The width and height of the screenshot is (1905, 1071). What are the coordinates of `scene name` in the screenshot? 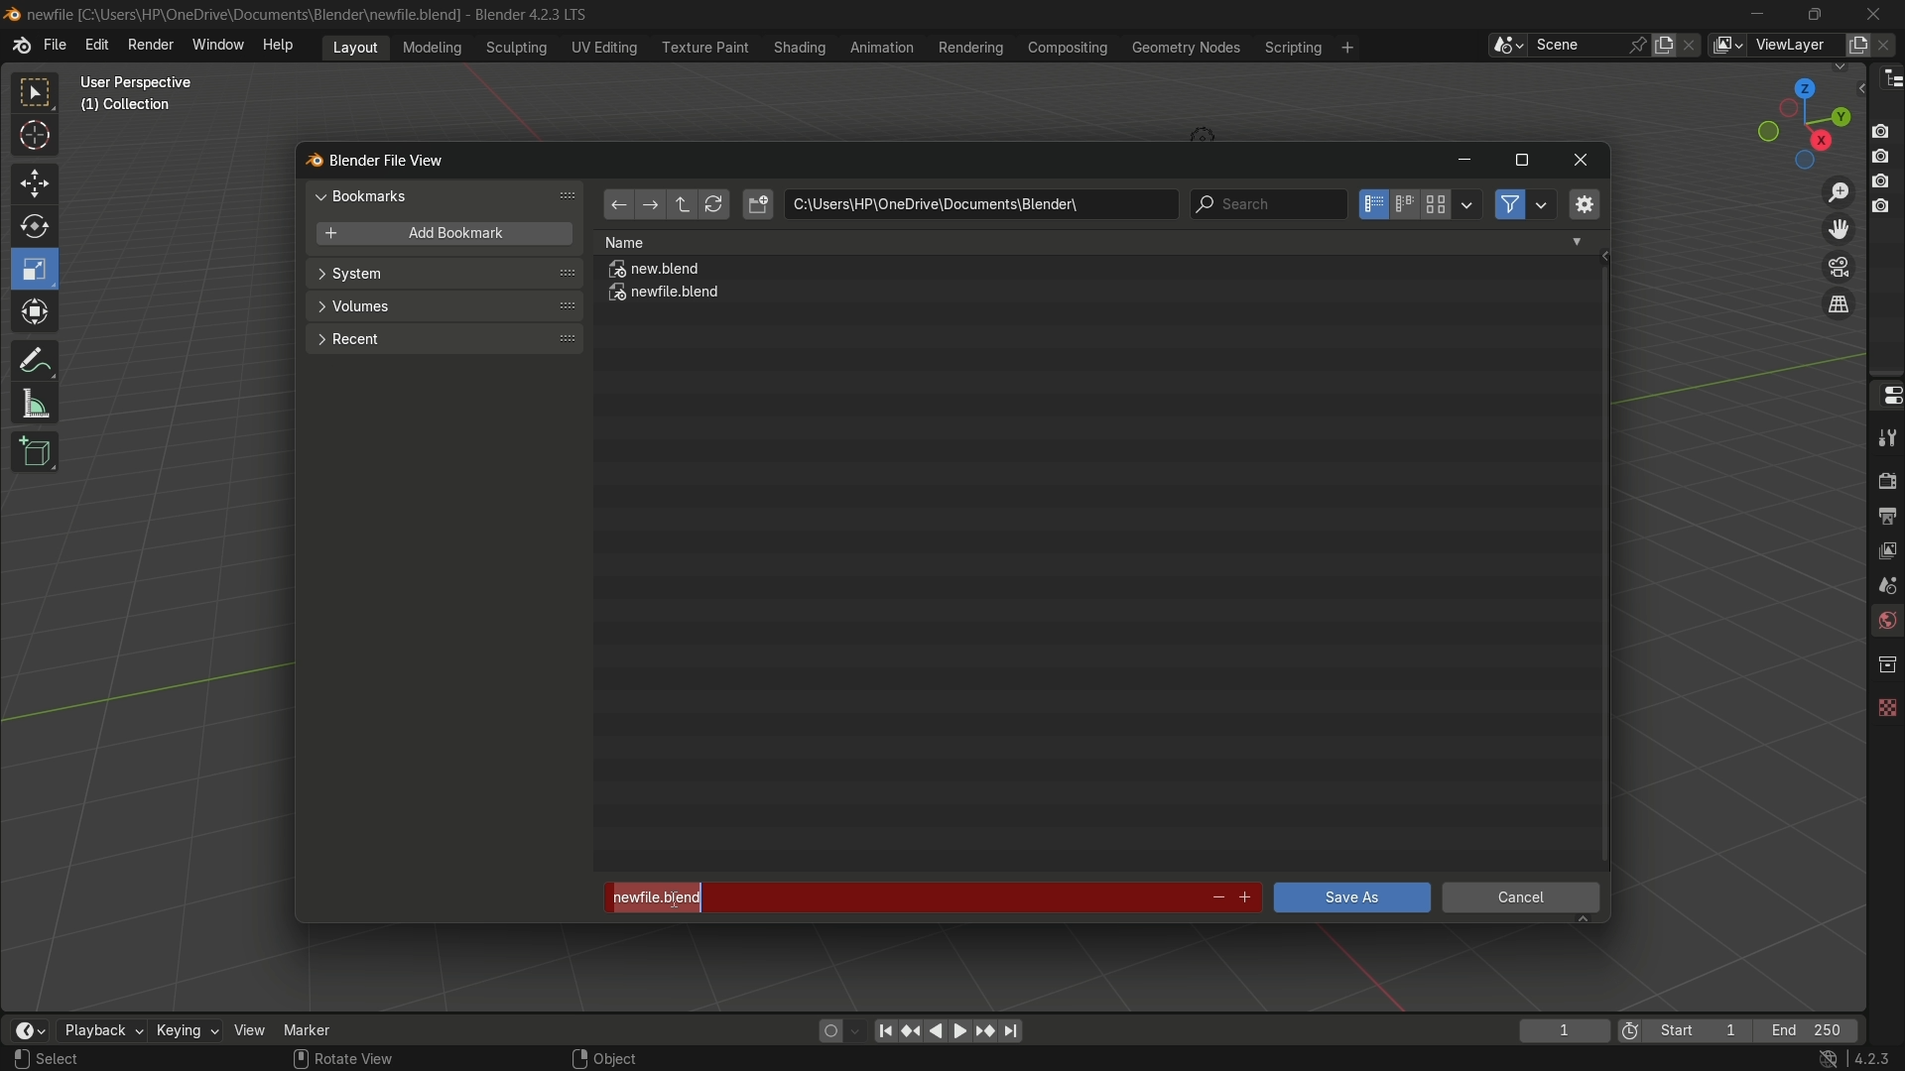 It's located at (1577, 44).